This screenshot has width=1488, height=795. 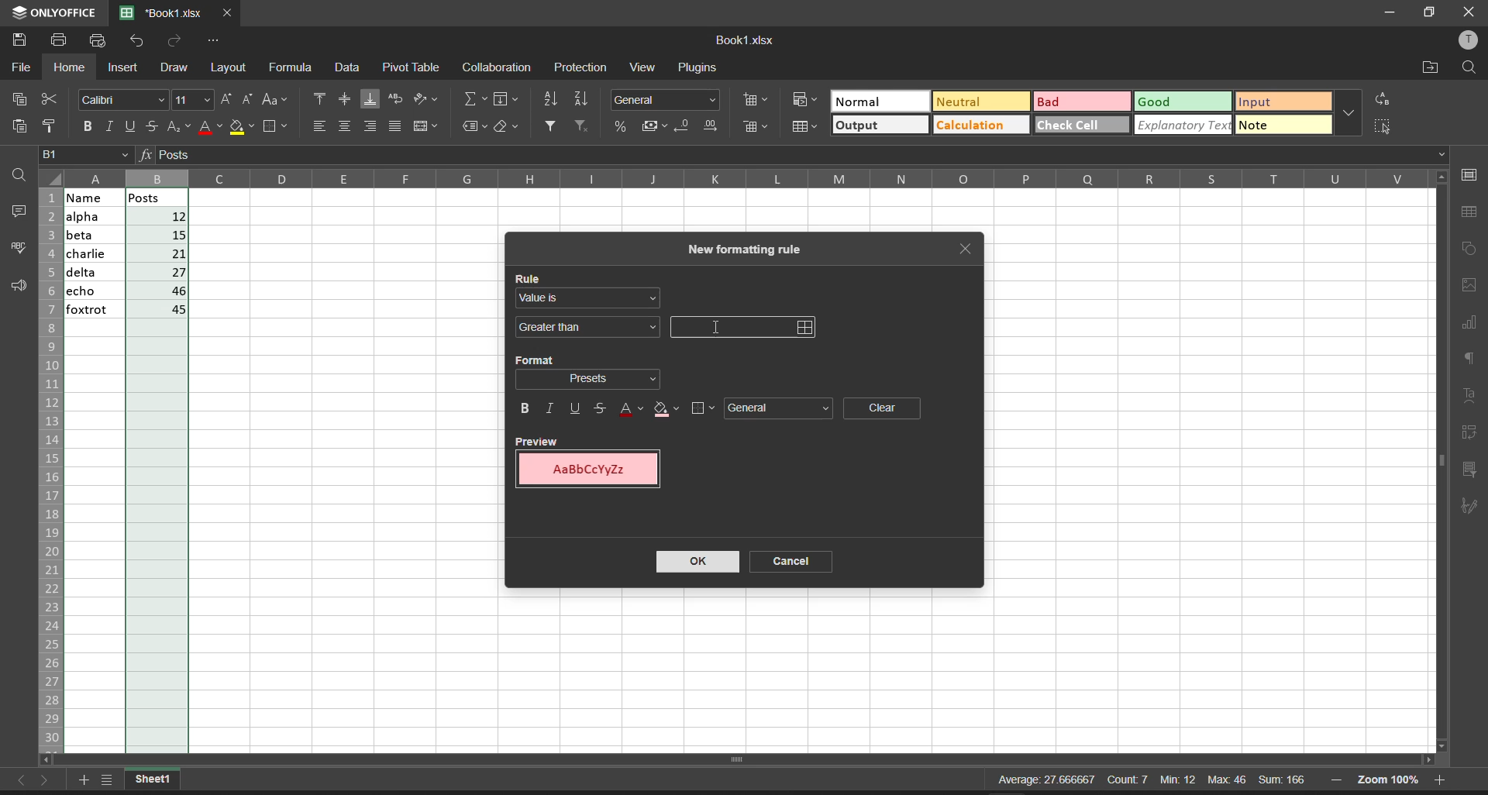 I want to click on scroll up, so click(x=1442, y=179).